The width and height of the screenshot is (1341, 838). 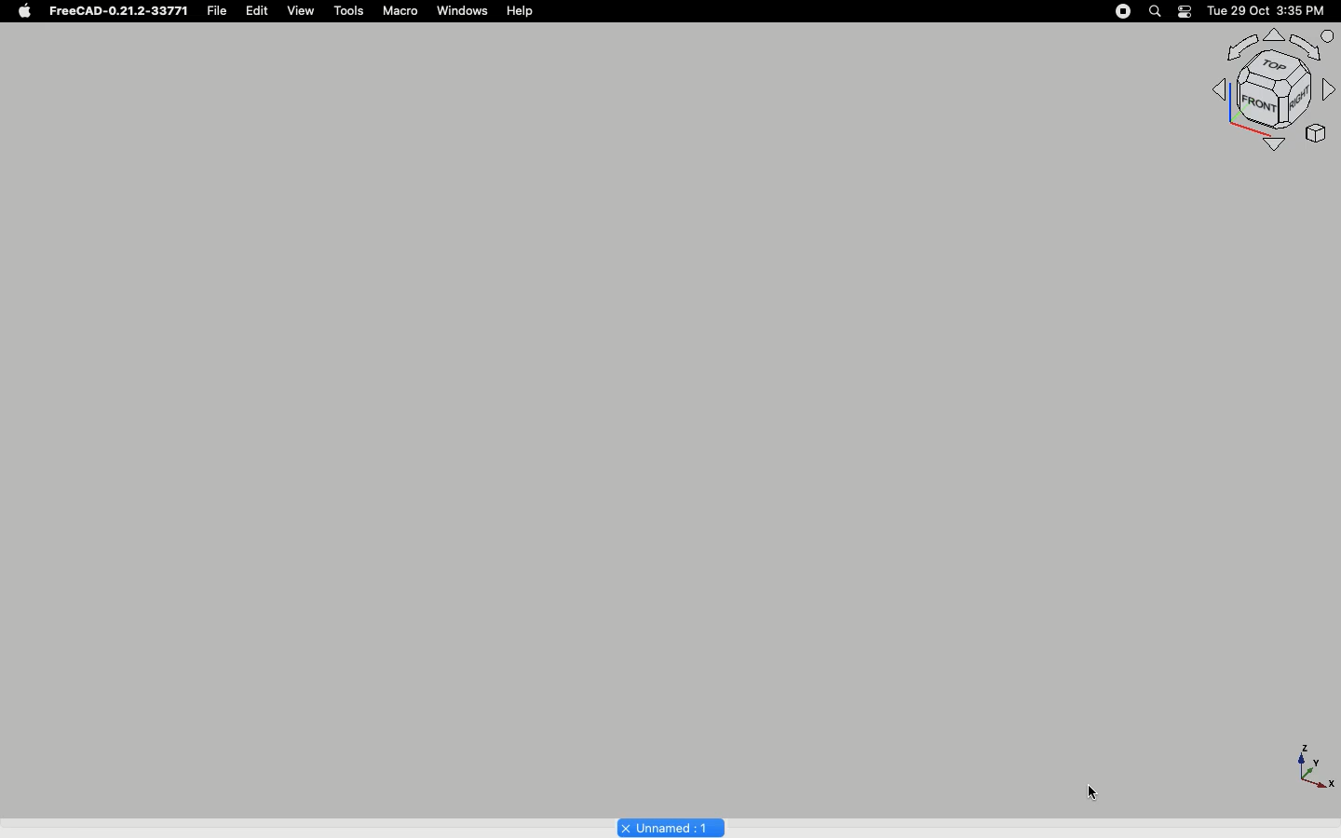 What do you see at coordinates (222, 11) in the screenshot?
I see `file` at bounding box center [222, 11].